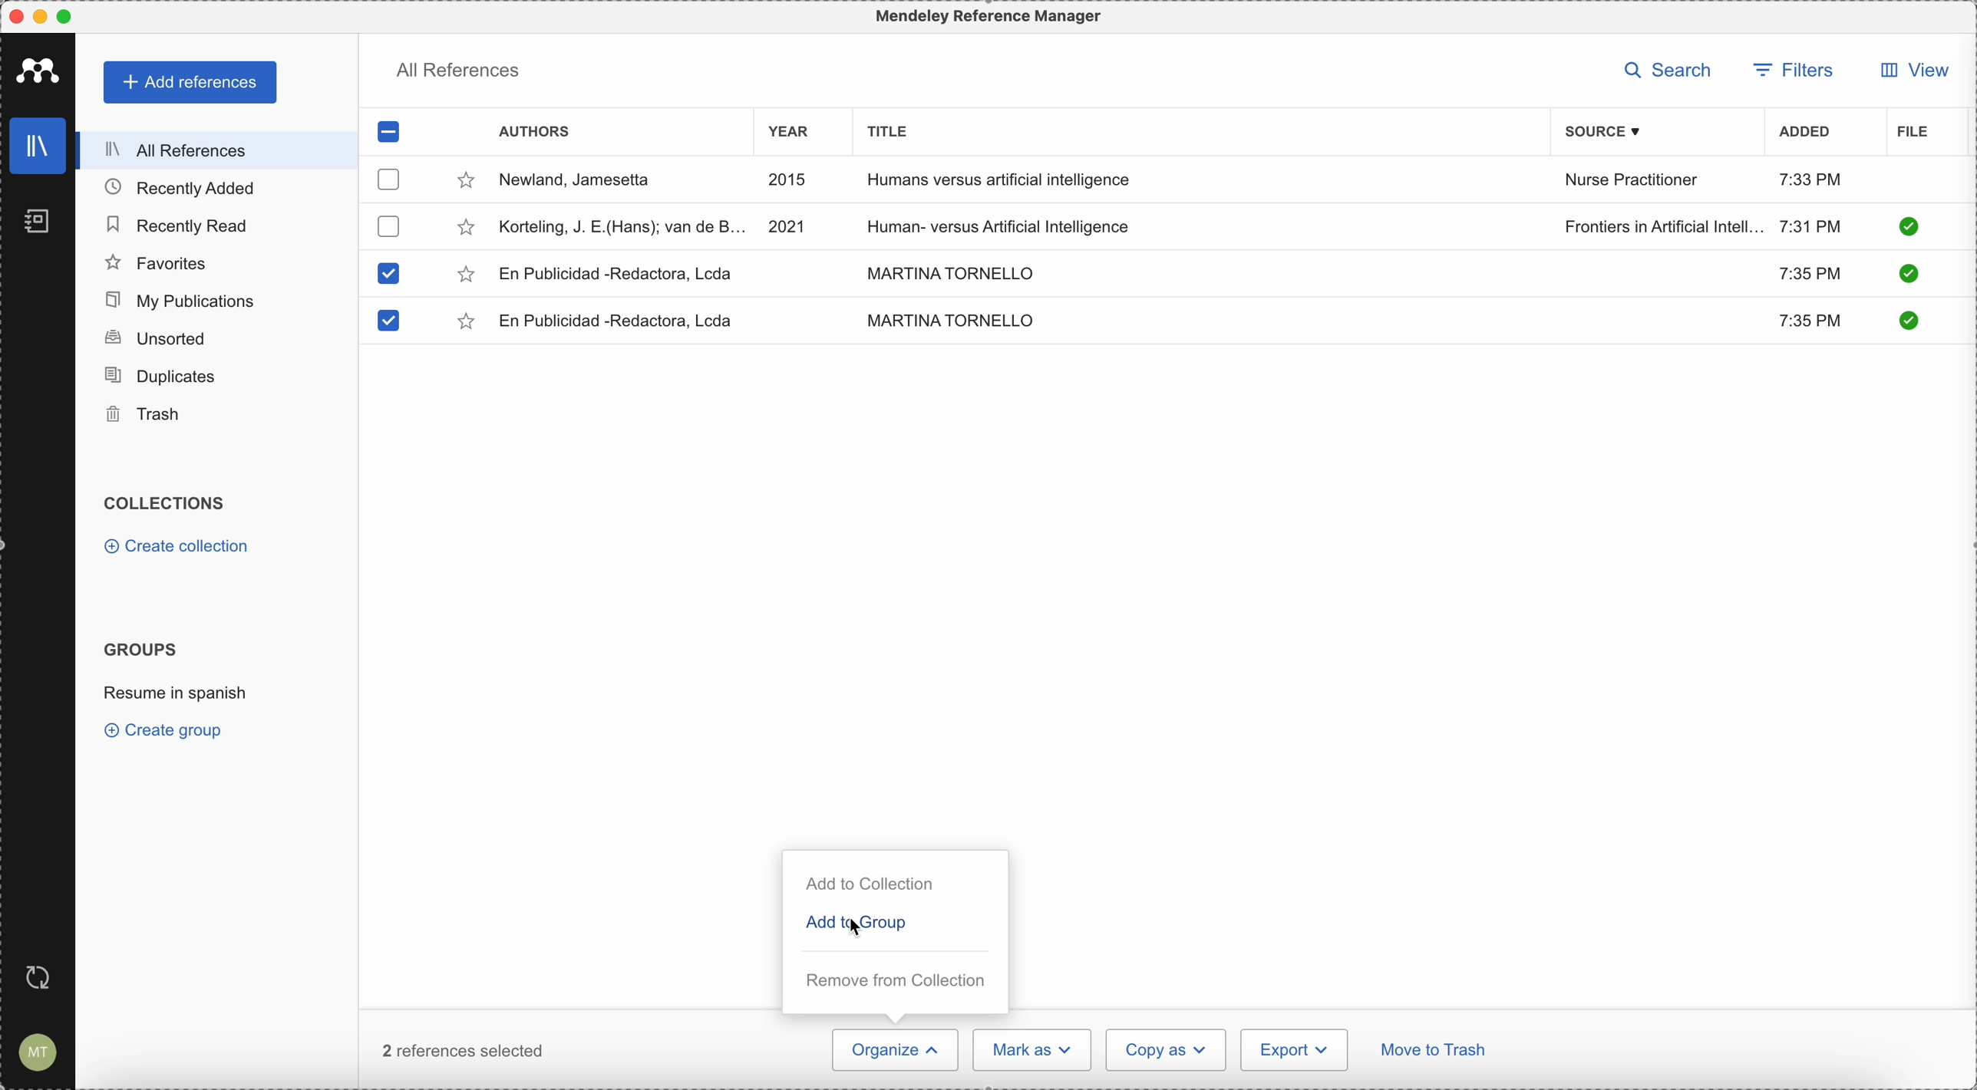  What do you see at coordinates (623, 226) in the screenshot?
I see `Korteling, J.E.(Hans)` at bounding box center [623, 226].